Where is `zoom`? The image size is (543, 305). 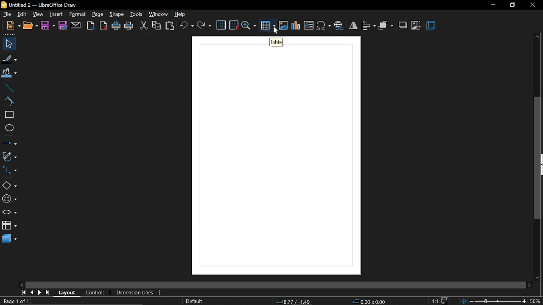
zoom is located at coordinates (249, 25).